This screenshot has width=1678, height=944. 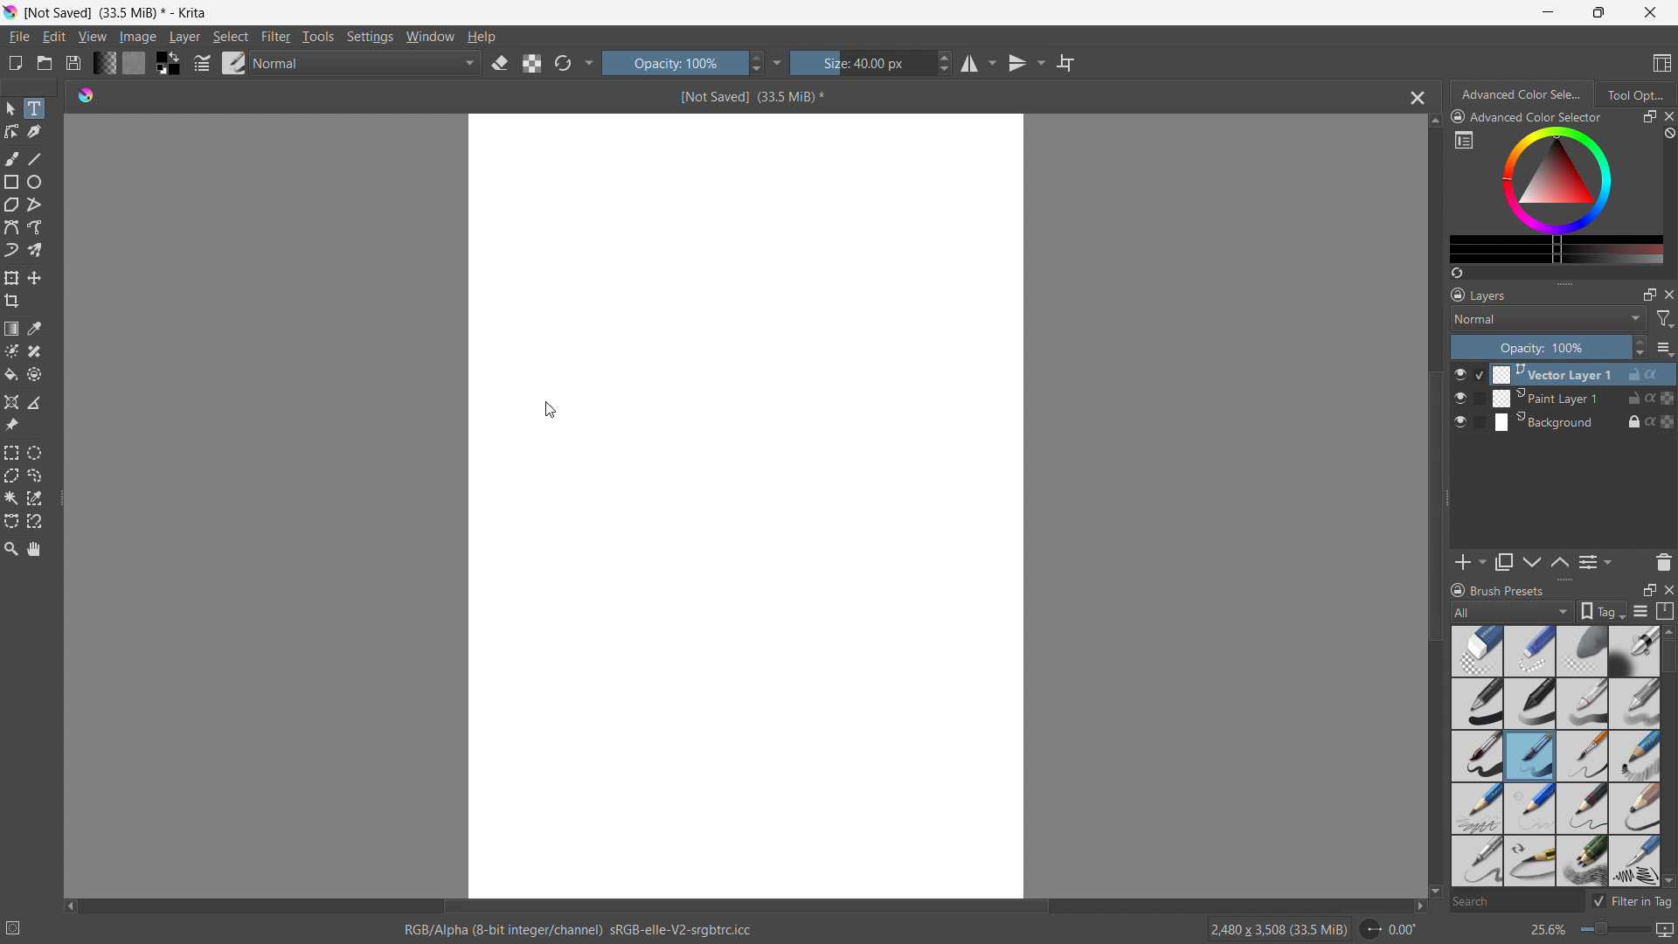 I want to click on color wheels, so click(x=1557, y=179).